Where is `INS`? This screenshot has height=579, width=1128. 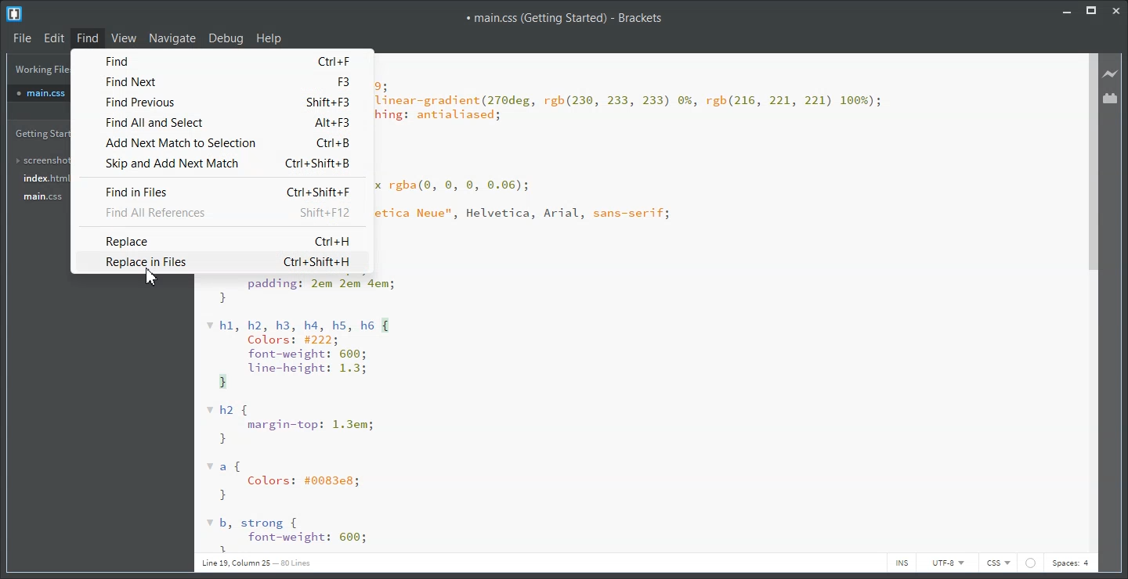 INS is located at coordinates (901, 563).